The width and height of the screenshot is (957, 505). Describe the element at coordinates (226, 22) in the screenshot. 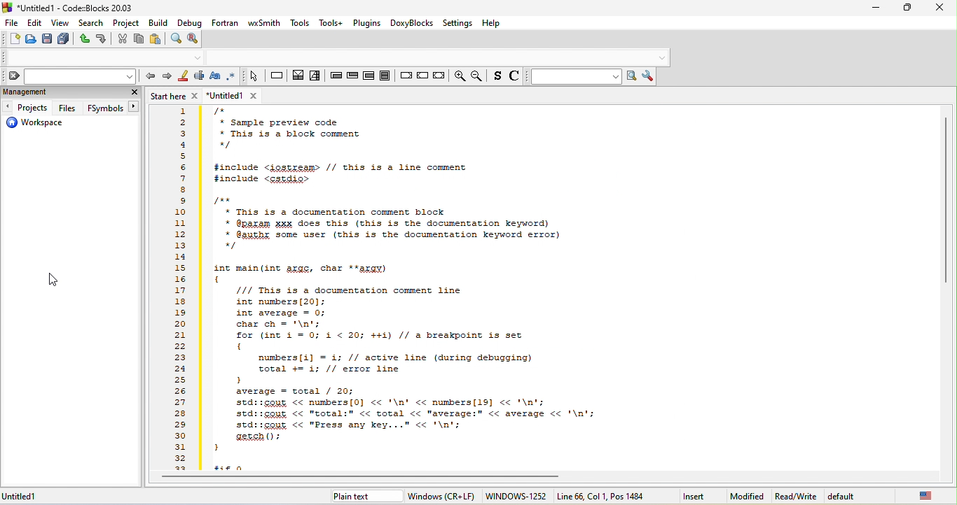

I see `fortran` at that location.